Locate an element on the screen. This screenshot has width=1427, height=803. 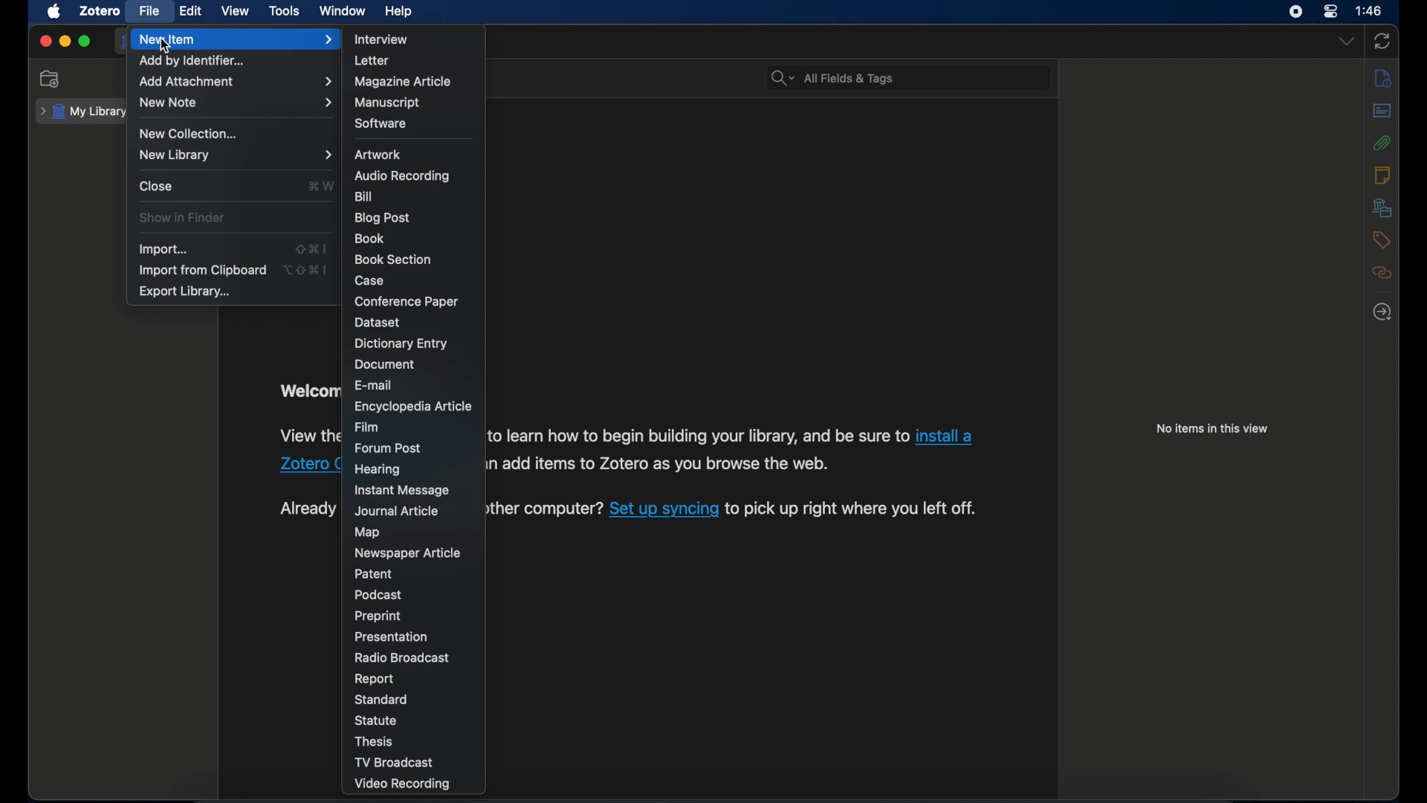
report is located at coordinates (375, 680).